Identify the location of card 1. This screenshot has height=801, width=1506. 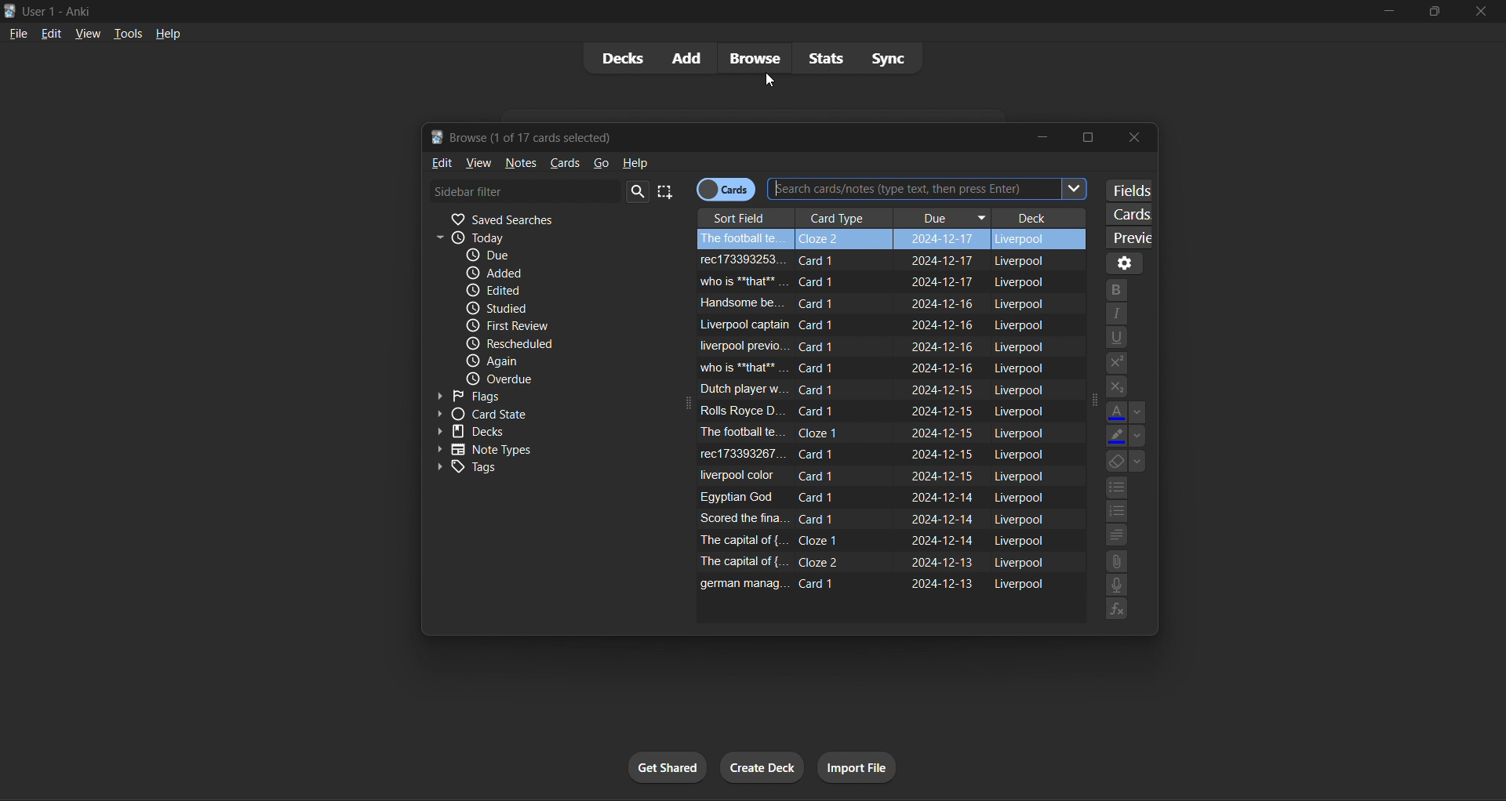
(828, 541).